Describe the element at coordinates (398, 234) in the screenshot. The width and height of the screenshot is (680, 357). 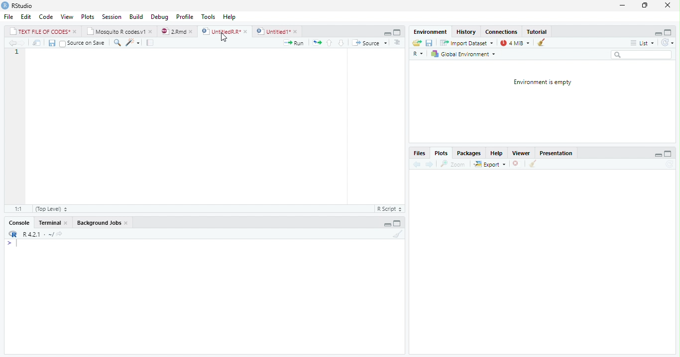
I see `clear console` at that location.